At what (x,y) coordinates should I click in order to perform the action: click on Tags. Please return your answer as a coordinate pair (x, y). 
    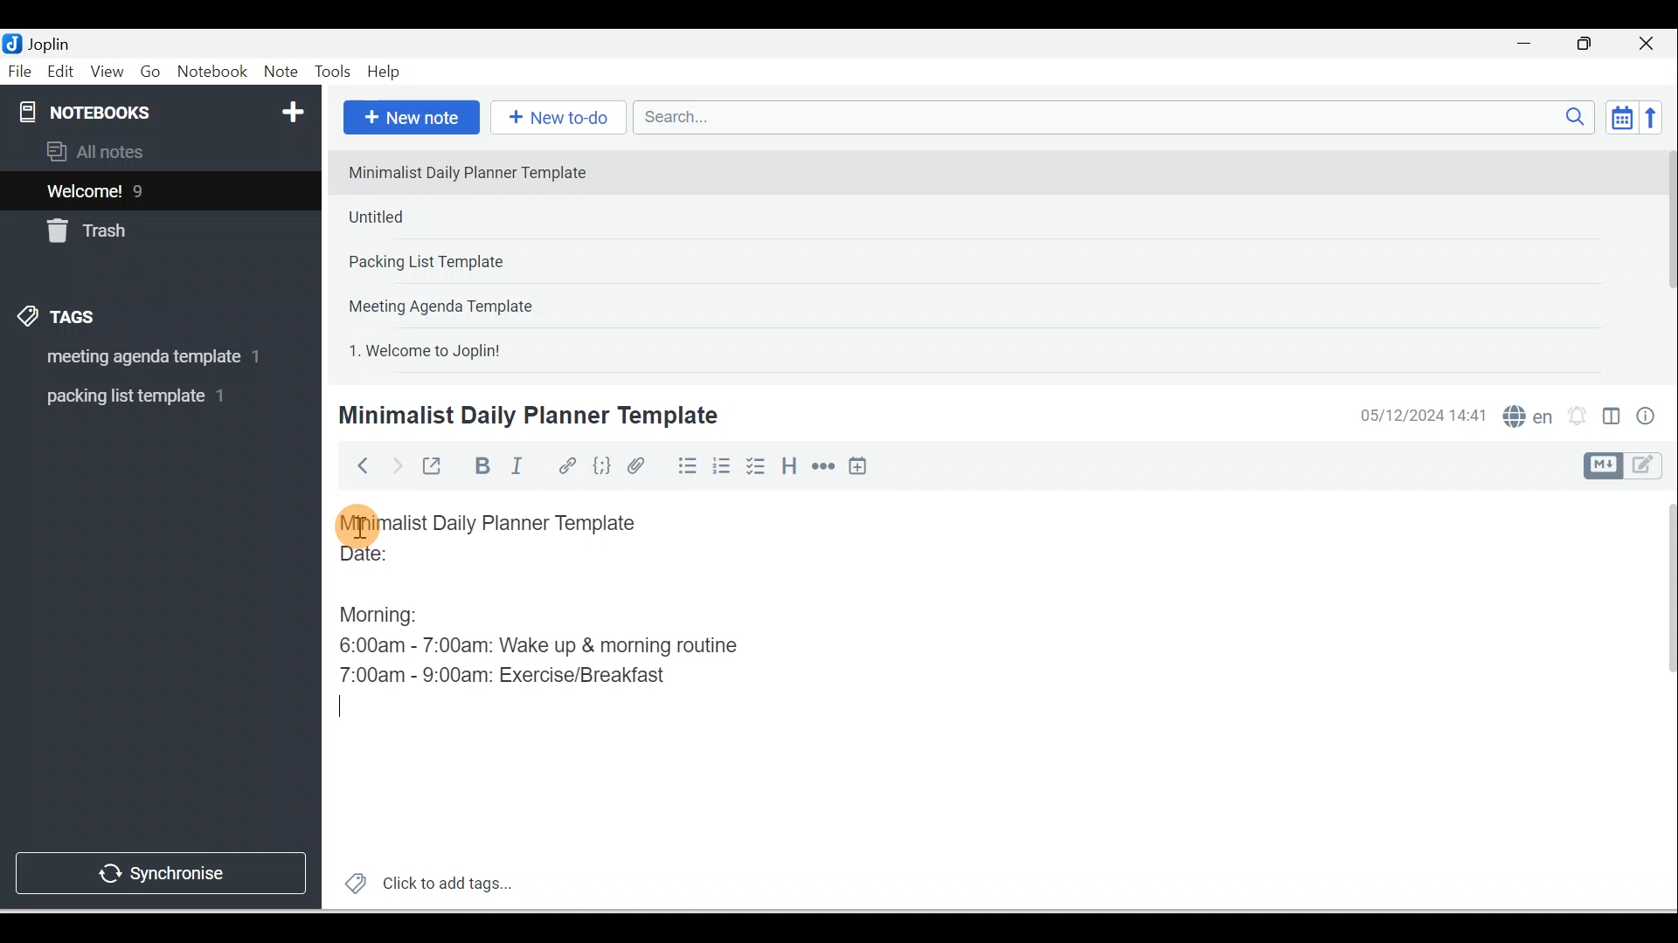
    Looking at the image, I should click on (62, 320).